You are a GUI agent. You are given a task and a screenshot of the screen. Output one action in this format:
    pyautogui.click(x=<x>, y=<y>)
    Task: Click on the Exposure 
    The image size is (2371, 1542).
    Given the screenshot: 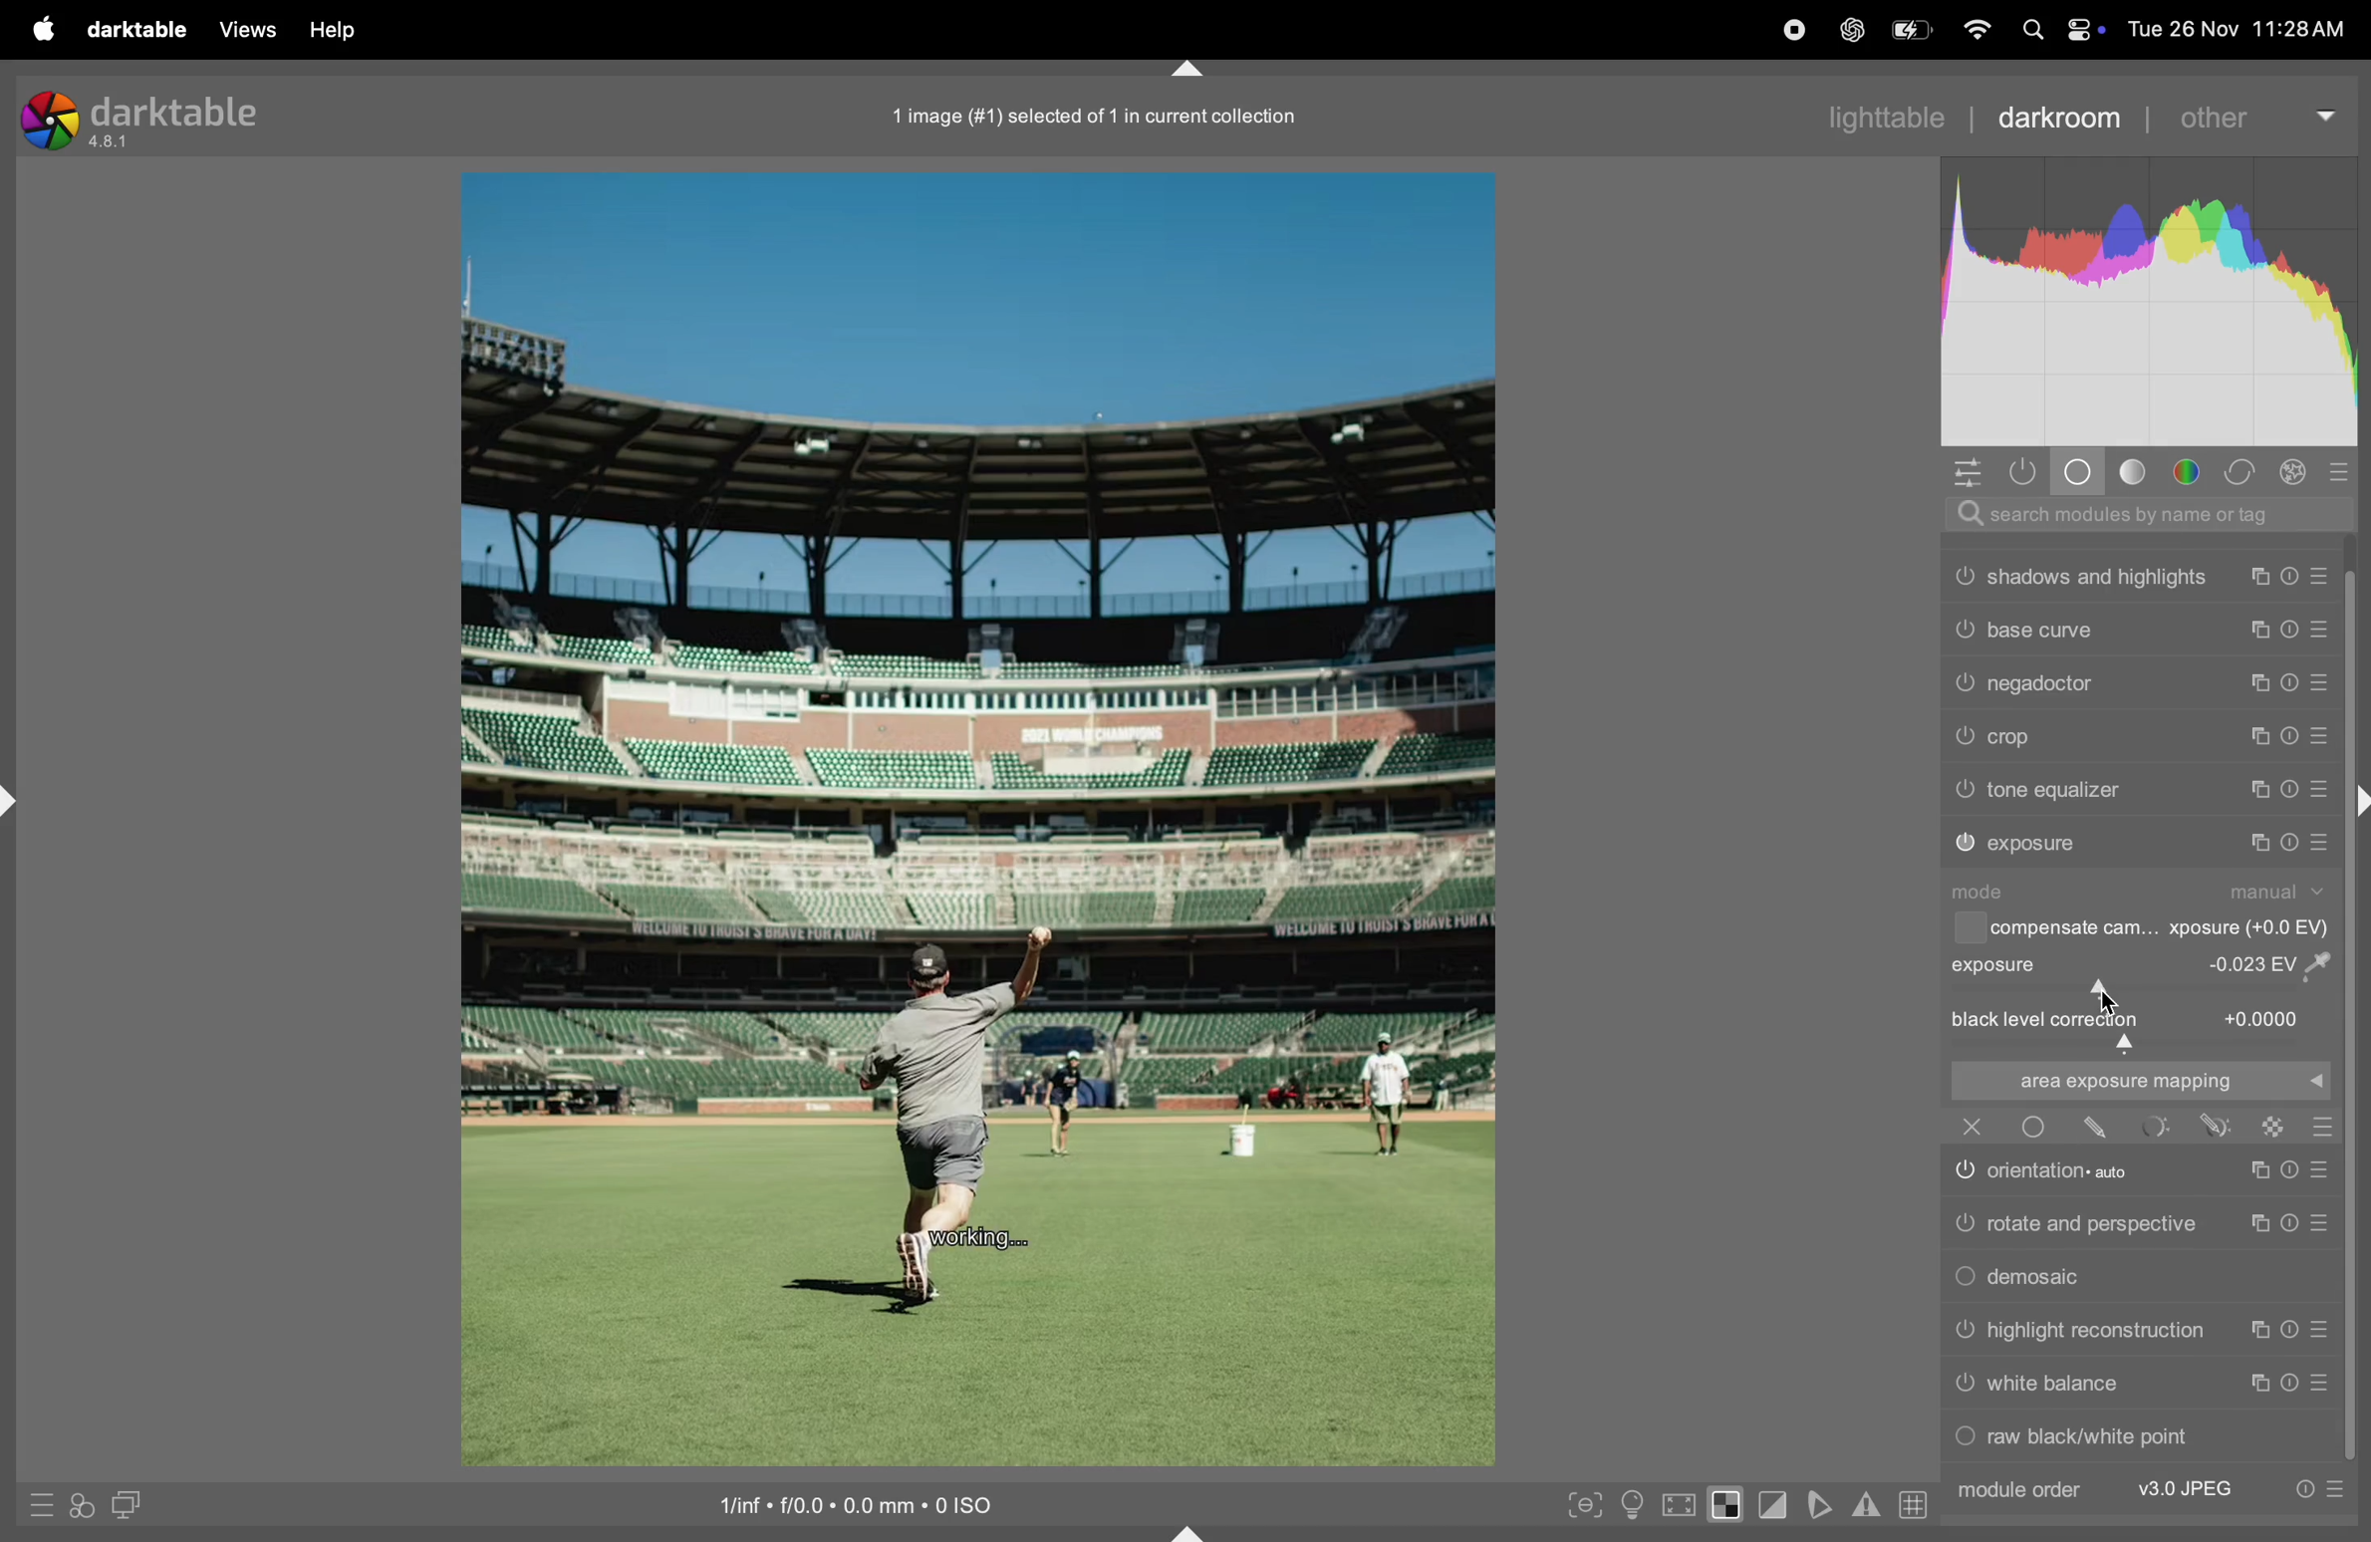 What is the action you would take?
    pyautogui.click(x=1996, y=964)
    